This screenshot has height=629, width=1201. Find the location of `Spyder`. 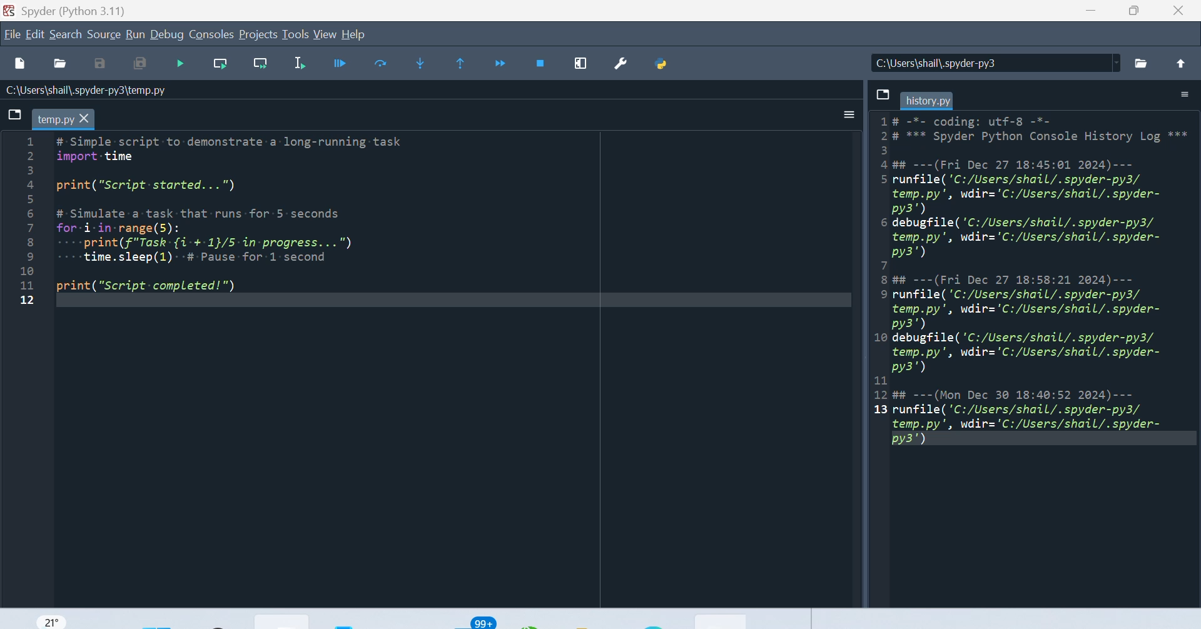

Spyder is located at coordinates (78, 11).